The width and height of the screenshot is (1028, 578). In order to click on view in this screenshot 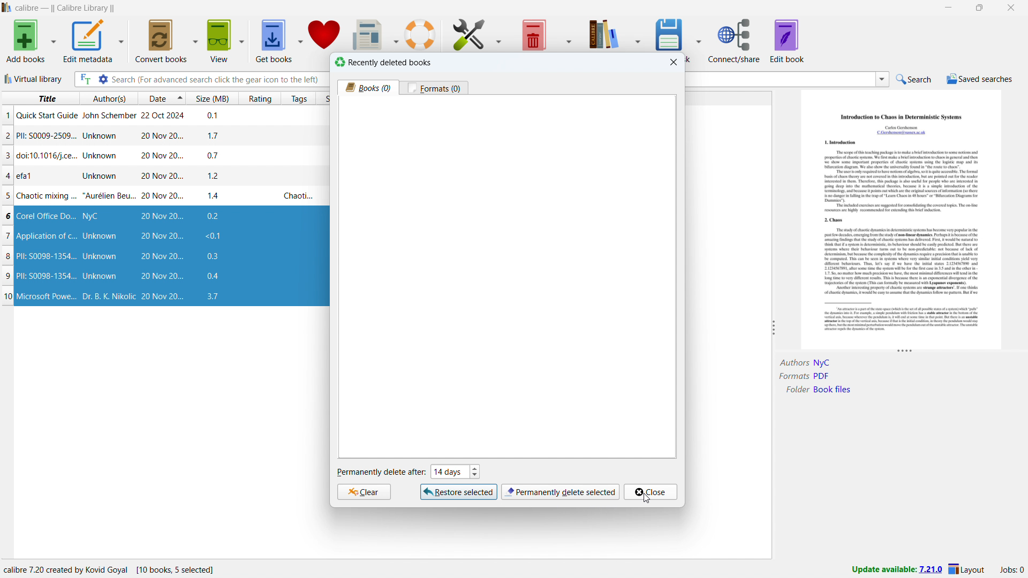, I will do `click(221, 41)`.